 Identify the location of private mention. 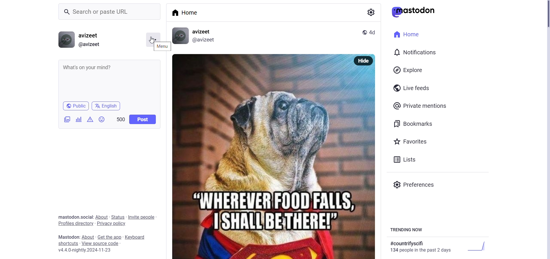
(420, 105).